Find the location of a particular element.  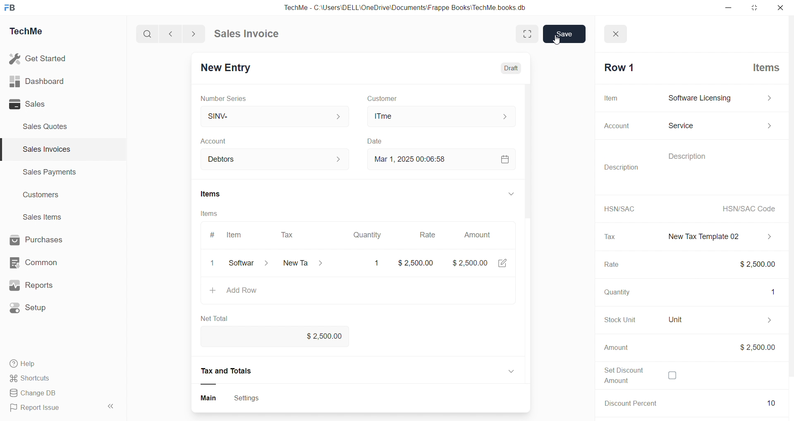

$2,500.00 is located at coordinates (417, 263).